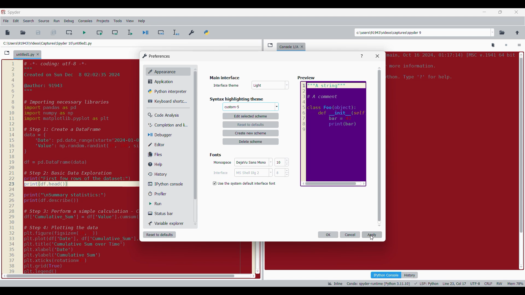 Image resolution: width=525 pixels, height=295 pixels. I want to click on Edit menu, so click(16, 21).